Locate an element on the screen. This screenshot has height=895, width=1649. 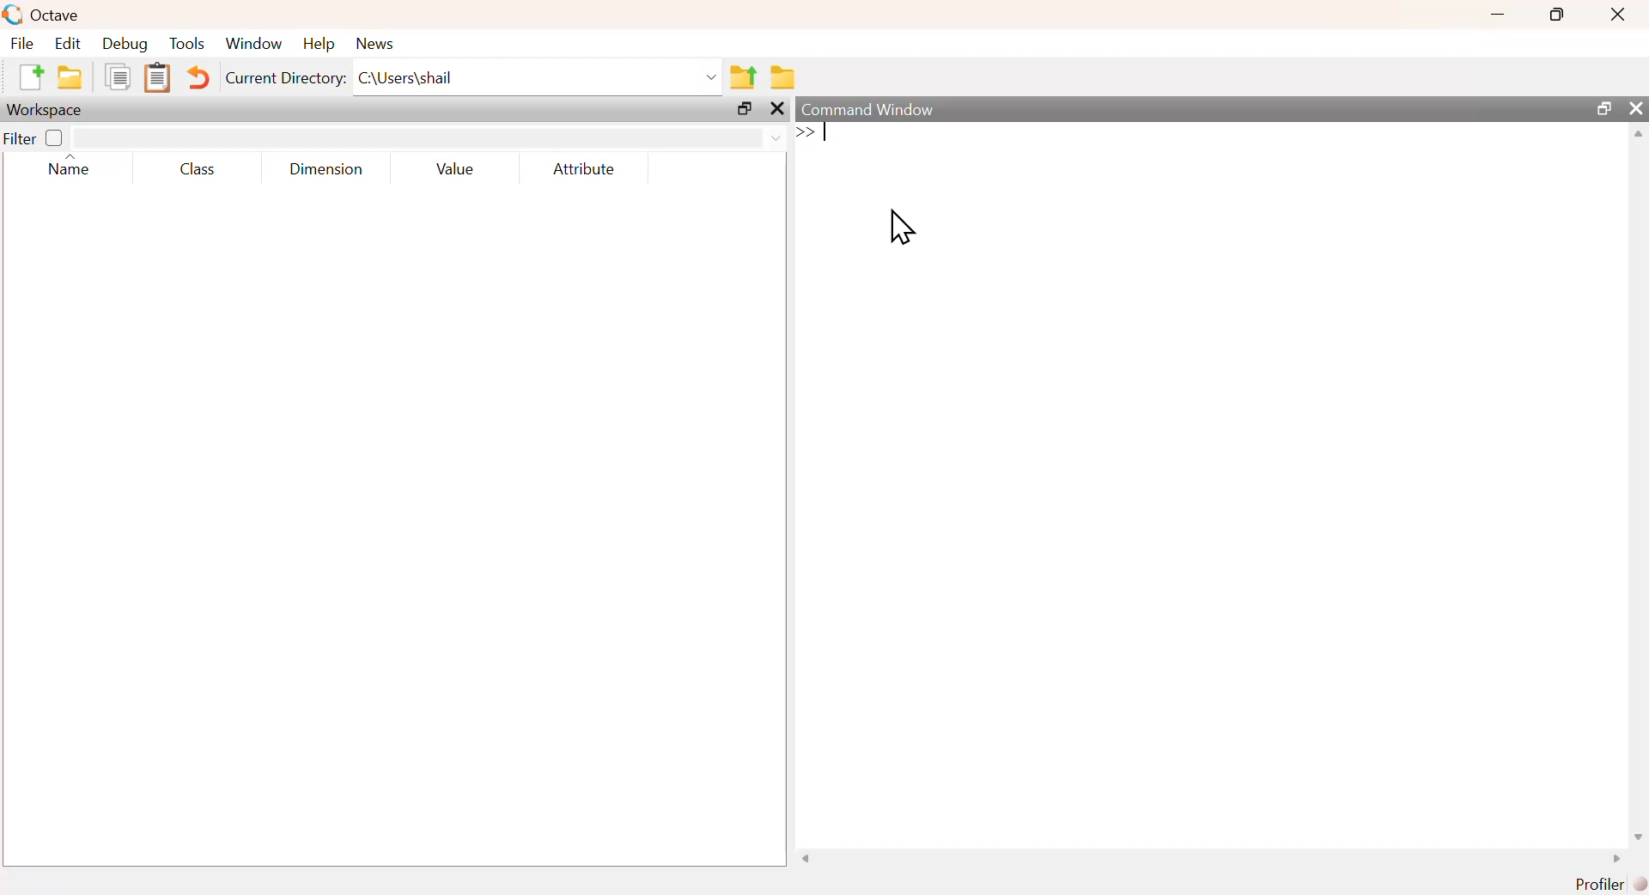
Undo is located at coordinates (198, 77).